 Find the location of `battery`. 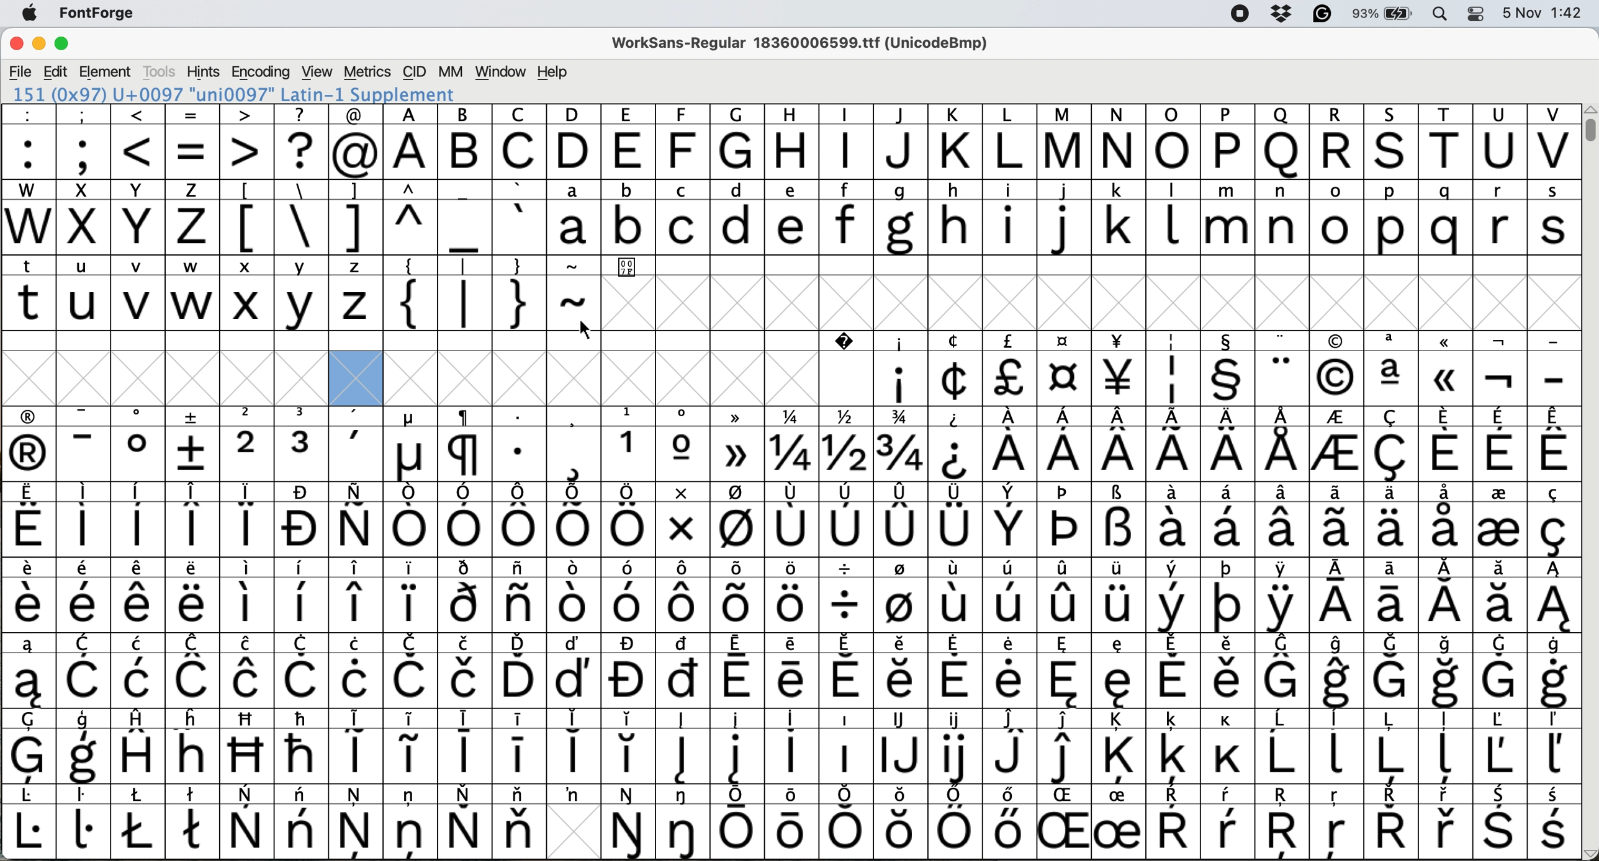

battery is located at coordinates (1387, 13).